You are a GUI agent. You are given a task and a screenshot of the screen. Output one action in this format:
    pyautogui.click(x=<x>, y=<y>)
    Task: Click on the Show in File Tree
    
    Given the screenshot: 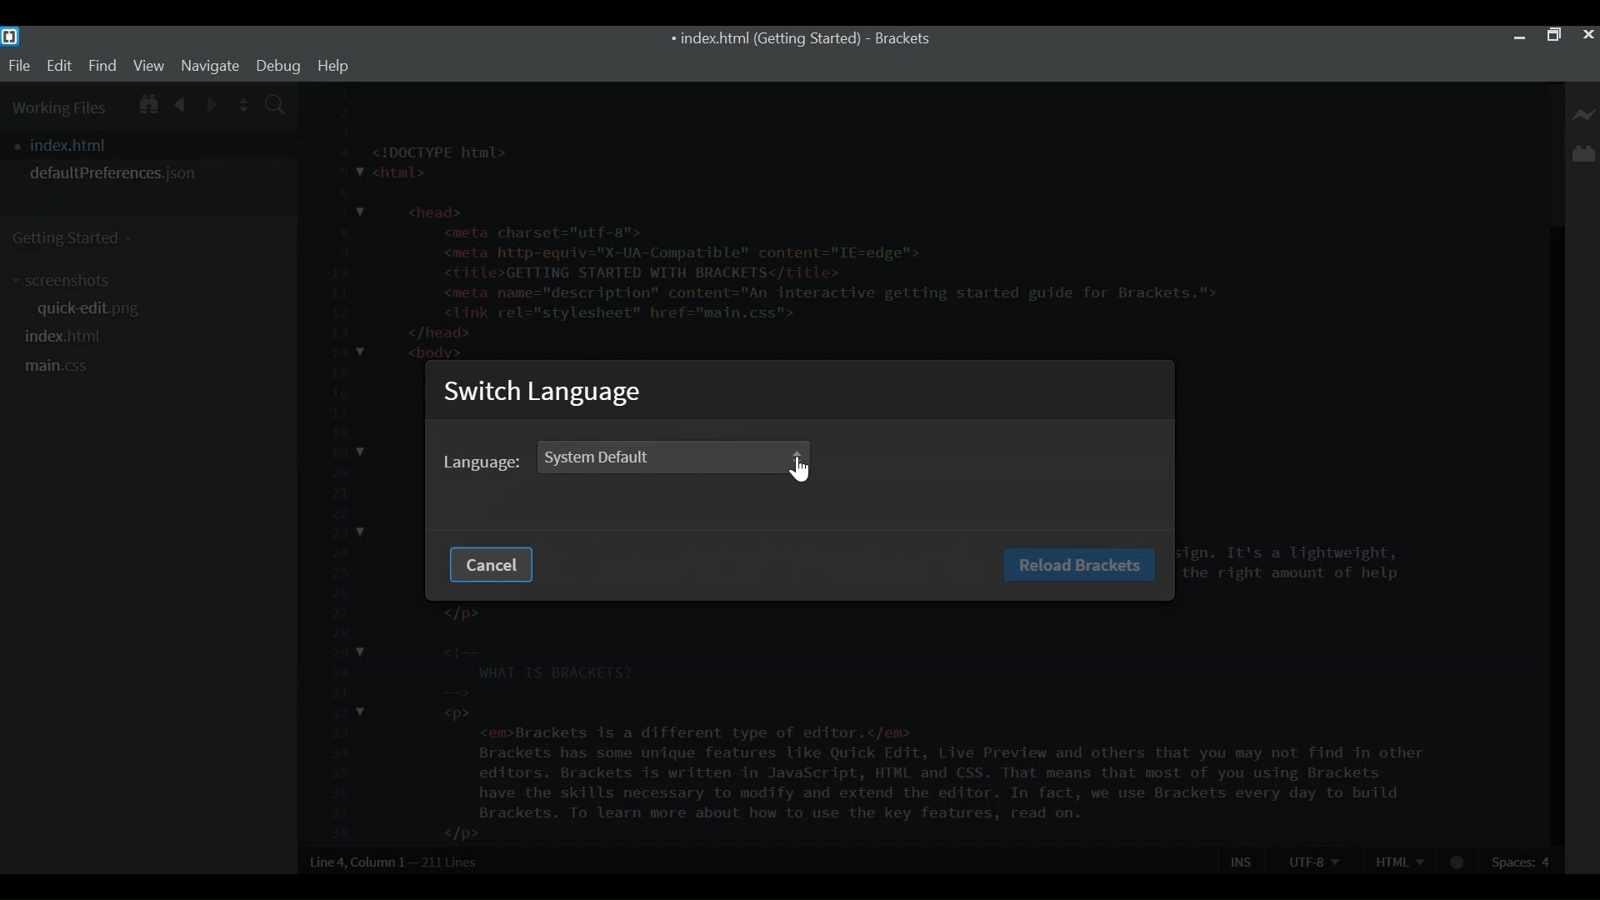 What is the action you would take?
    pyautogui.click(x=147, y=102)
    